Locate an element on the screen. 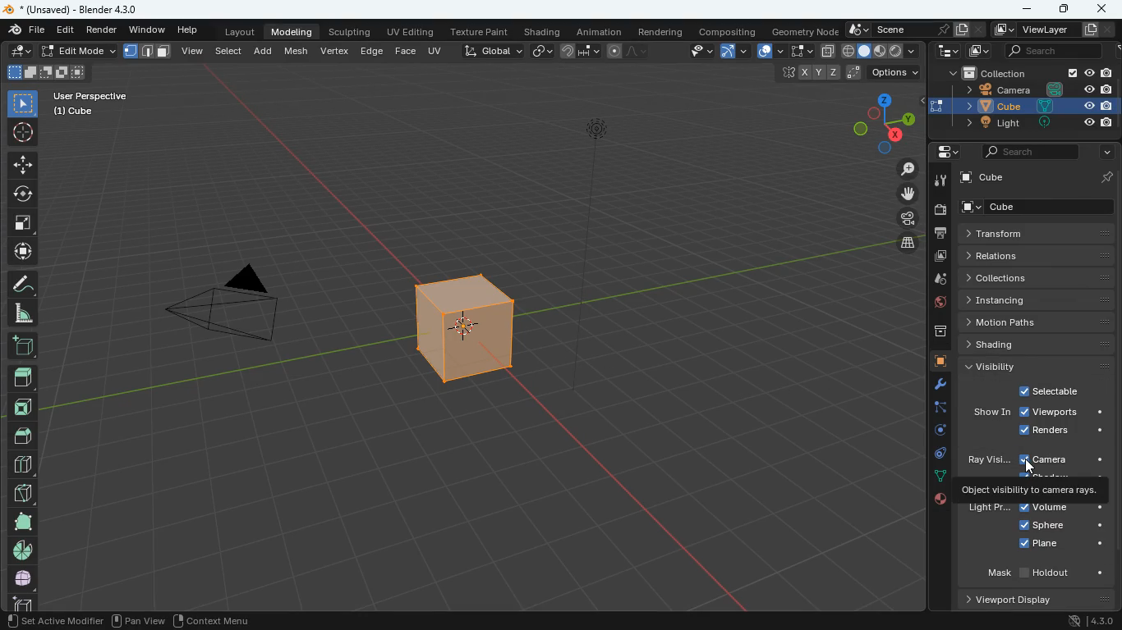 This screenshot has height=630, width=1122. User Perspective is located at coordinates (90, 95).